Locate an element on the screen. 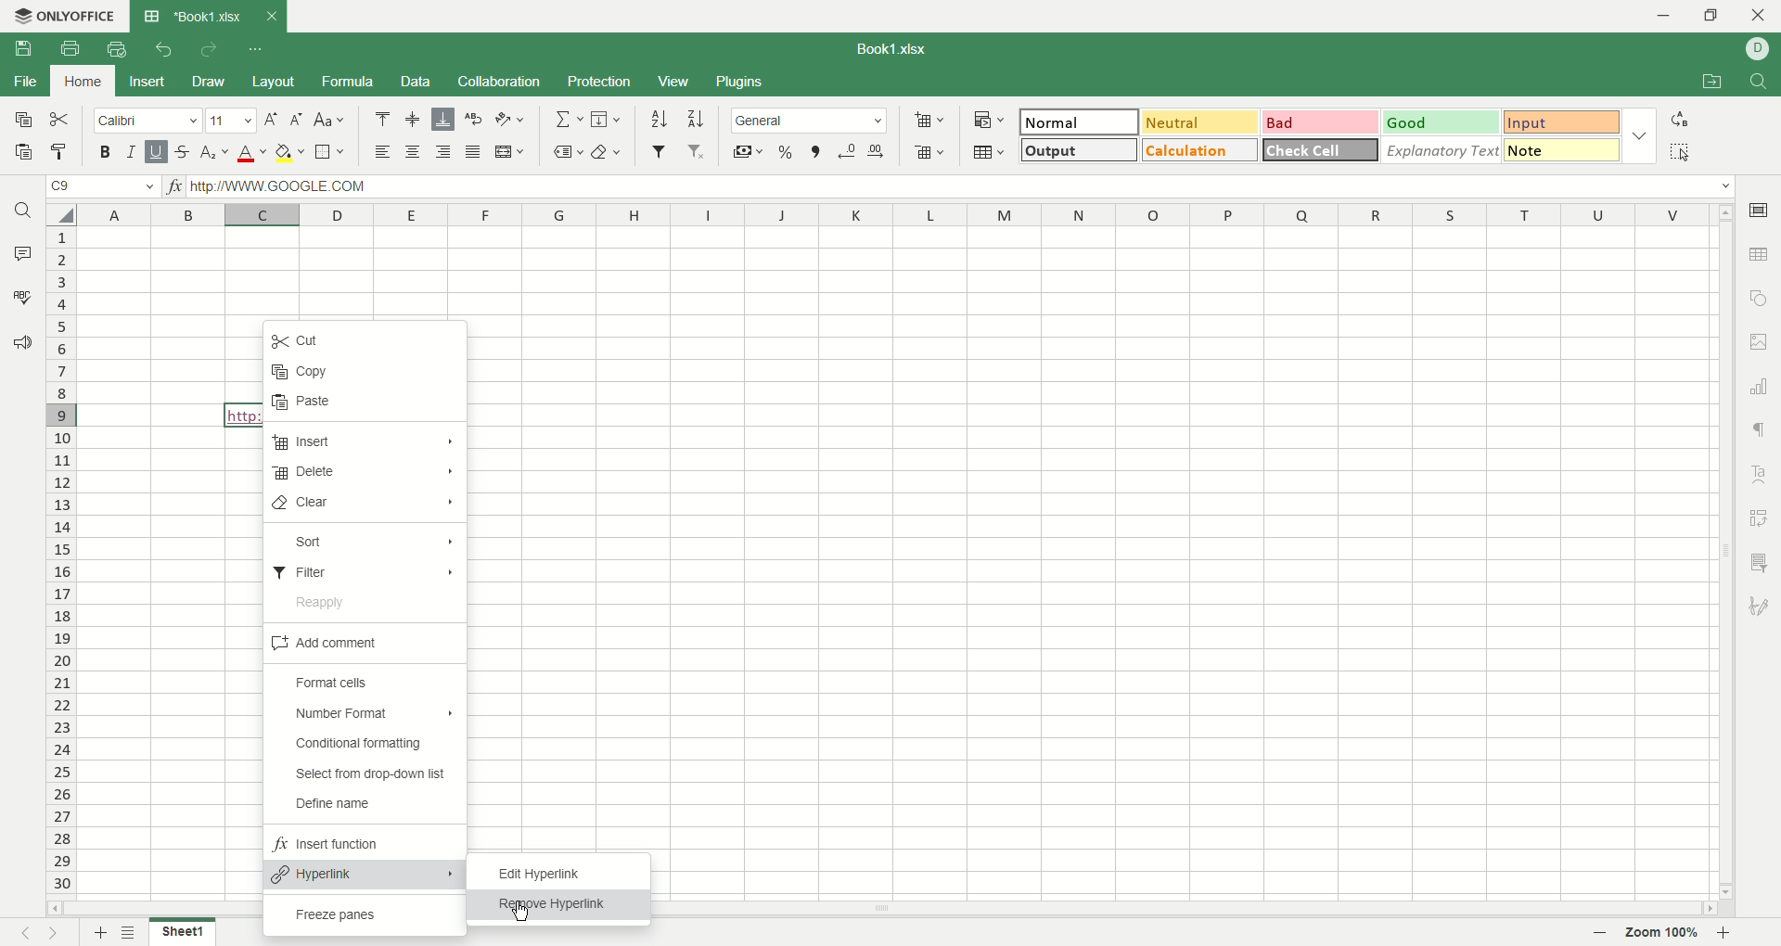  view is located at coordinates (672, 83).